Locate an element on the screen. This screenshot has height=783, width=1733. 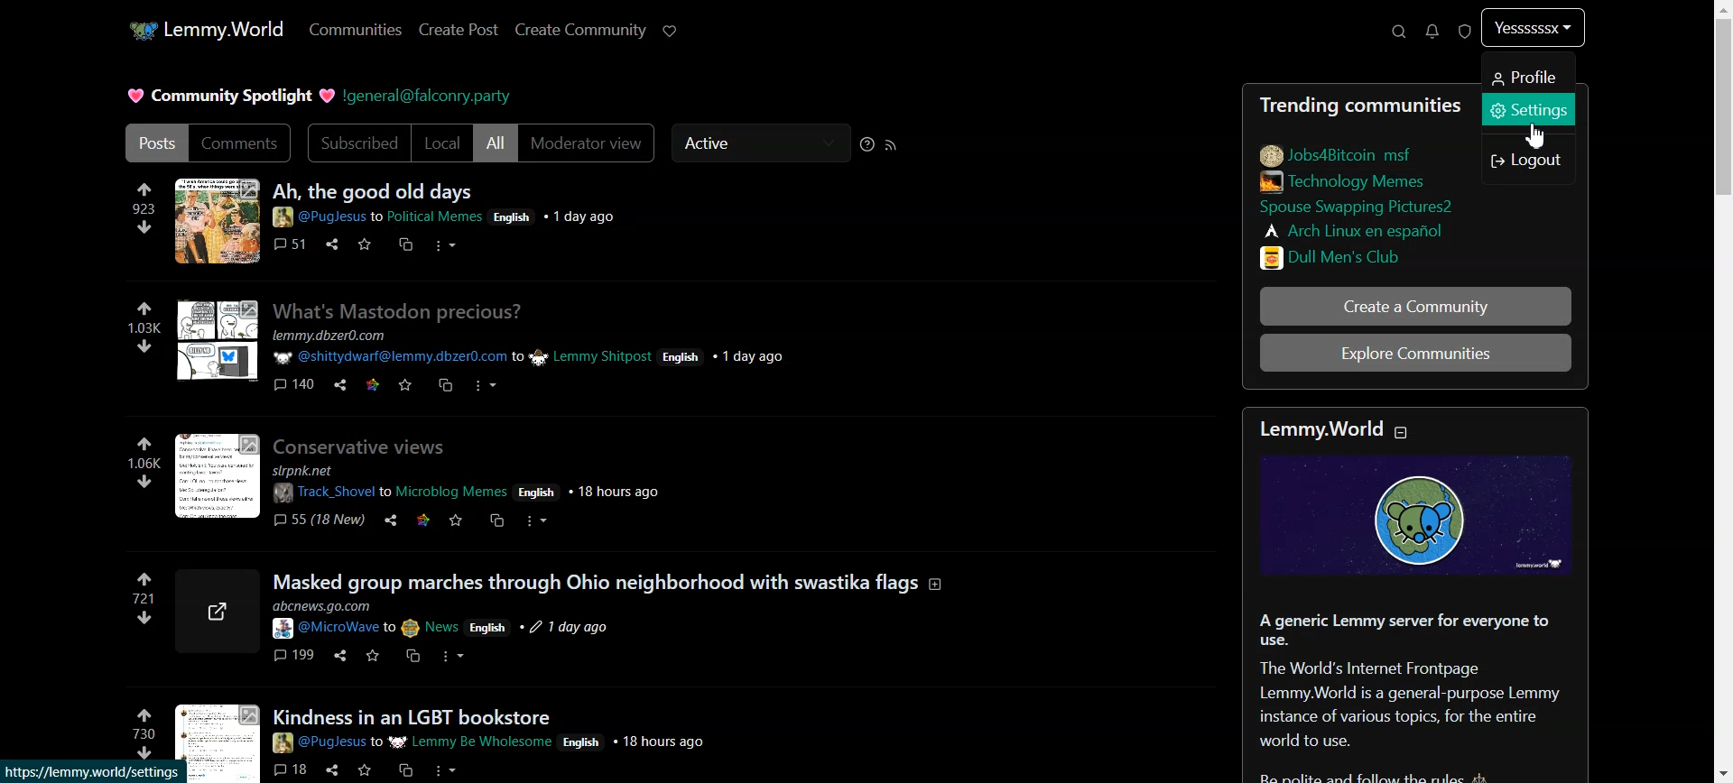
share is located at coordinates (344, 383).